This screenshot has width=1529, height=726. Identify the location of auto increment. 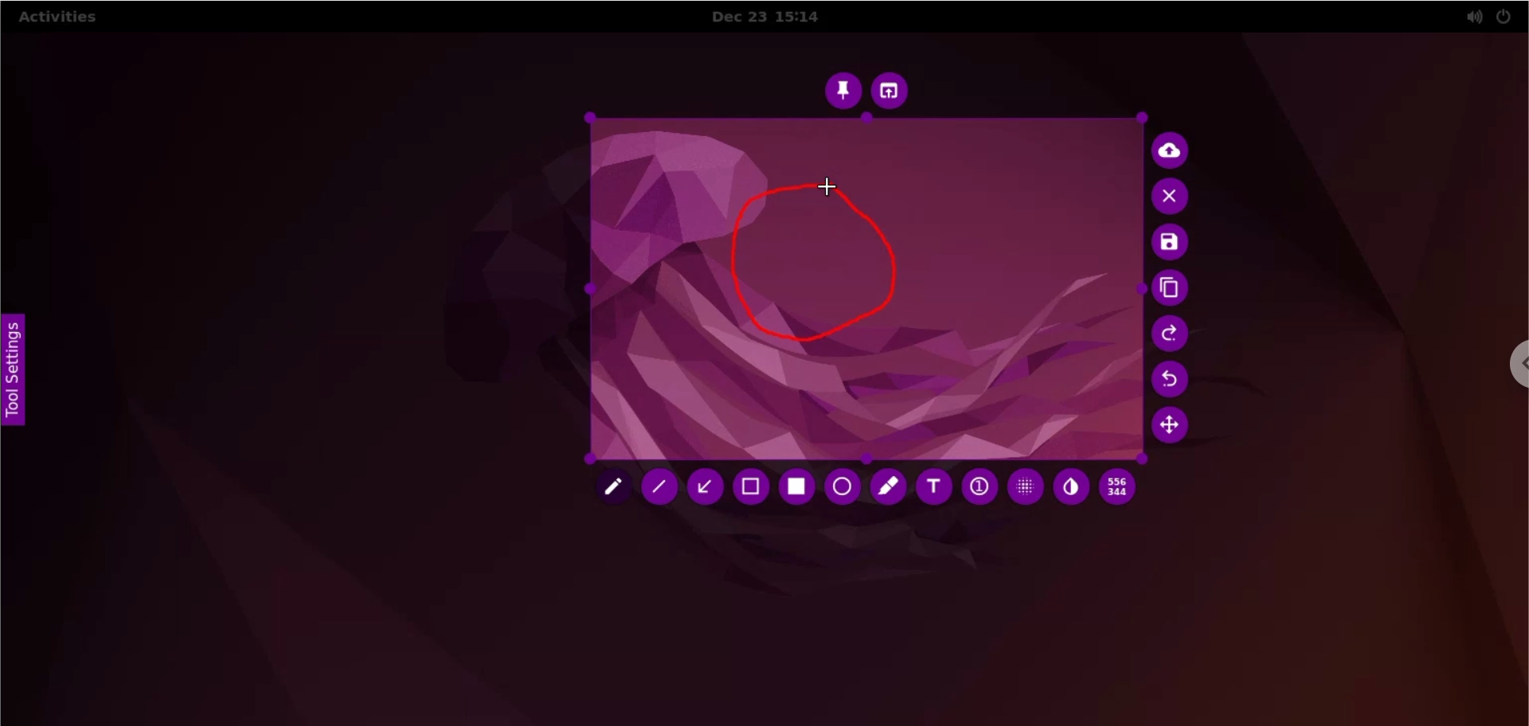
(979, 486).